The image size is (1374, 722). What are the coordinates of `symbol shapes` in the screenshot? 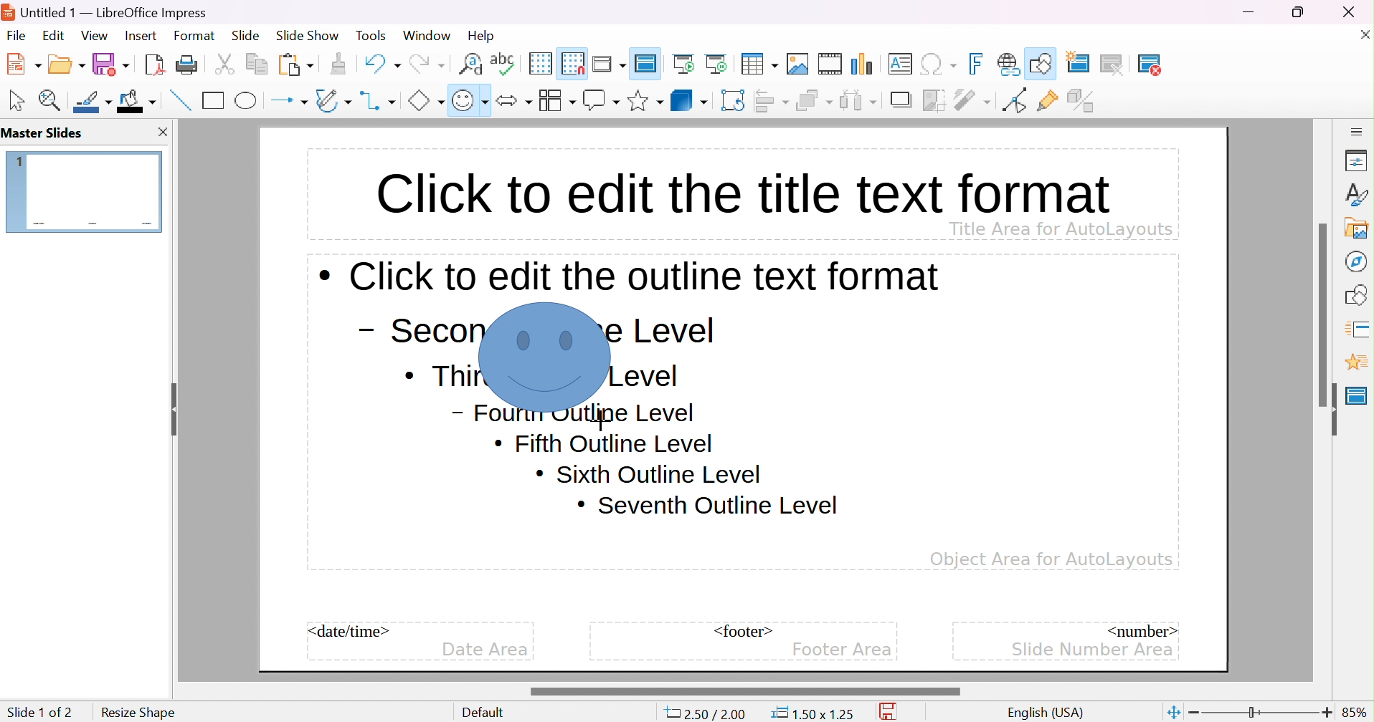 It's located at (470, 100).